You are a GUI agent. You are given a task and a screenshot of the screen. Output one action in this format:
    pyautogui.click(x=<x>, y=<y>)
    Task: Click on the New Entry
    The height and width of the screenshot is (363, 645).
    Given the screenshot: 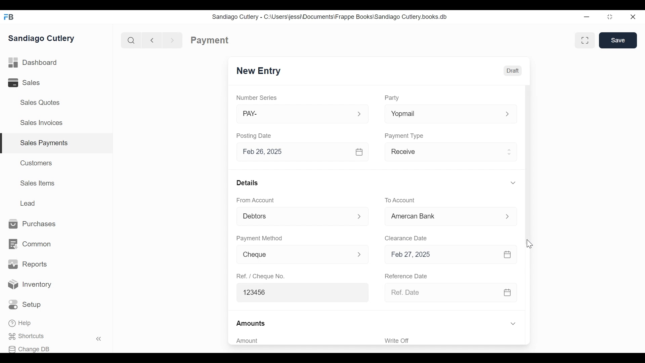 What is the action you would take?
    pyautogui.click(x=259, y=71)
    